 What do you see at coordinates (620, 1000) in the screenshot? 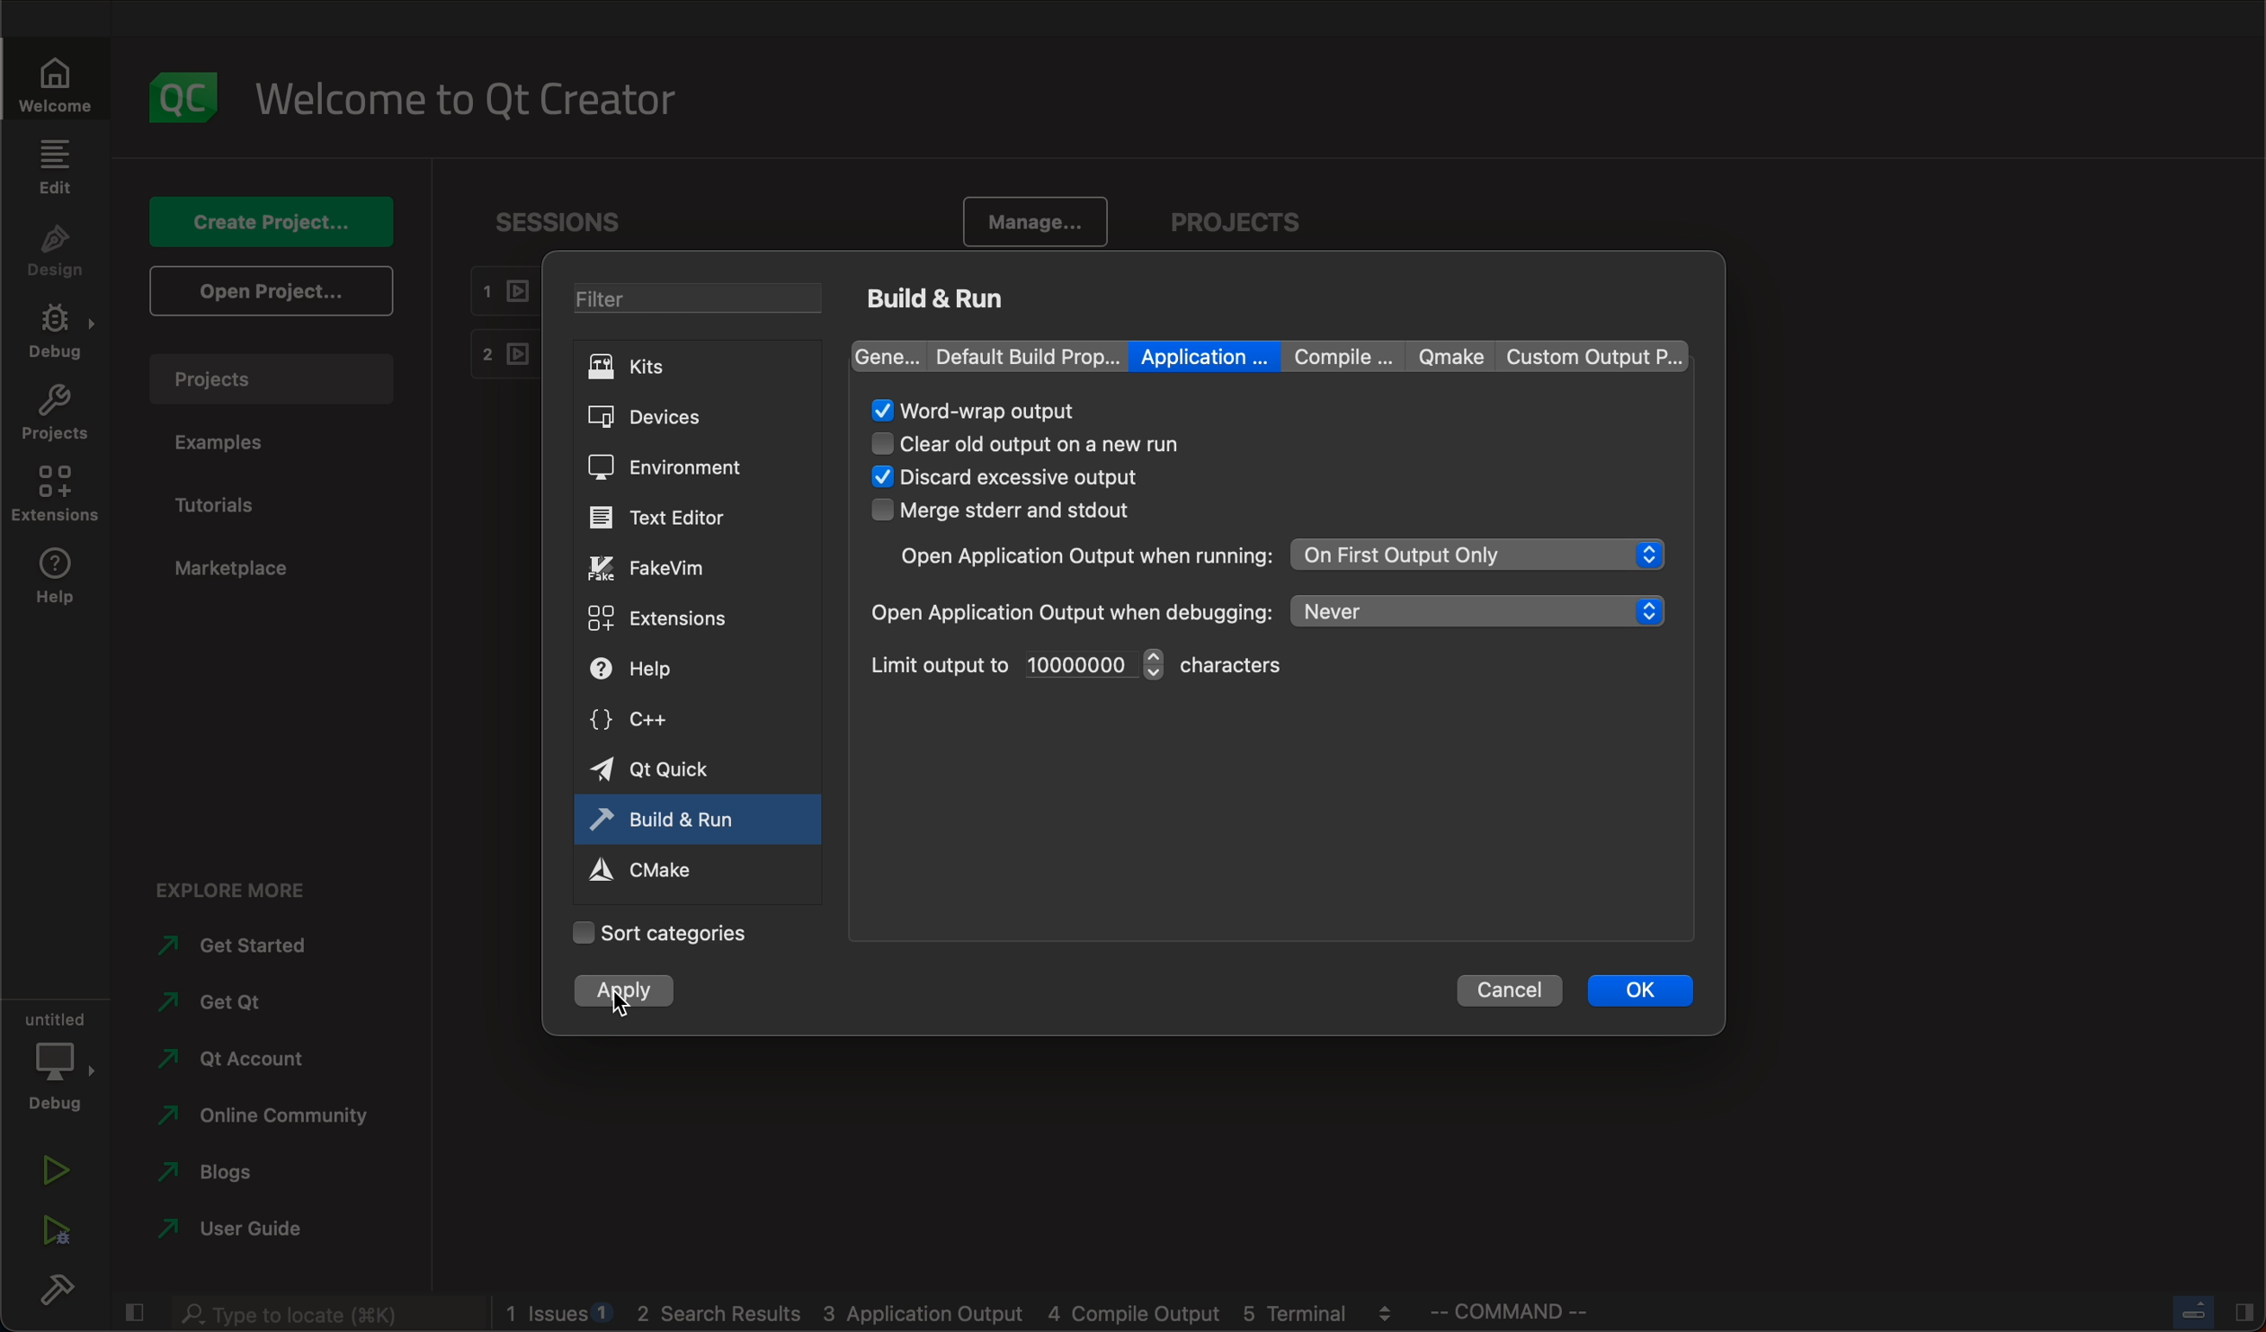
I see `cursor` at bounding box center [620, 1000].